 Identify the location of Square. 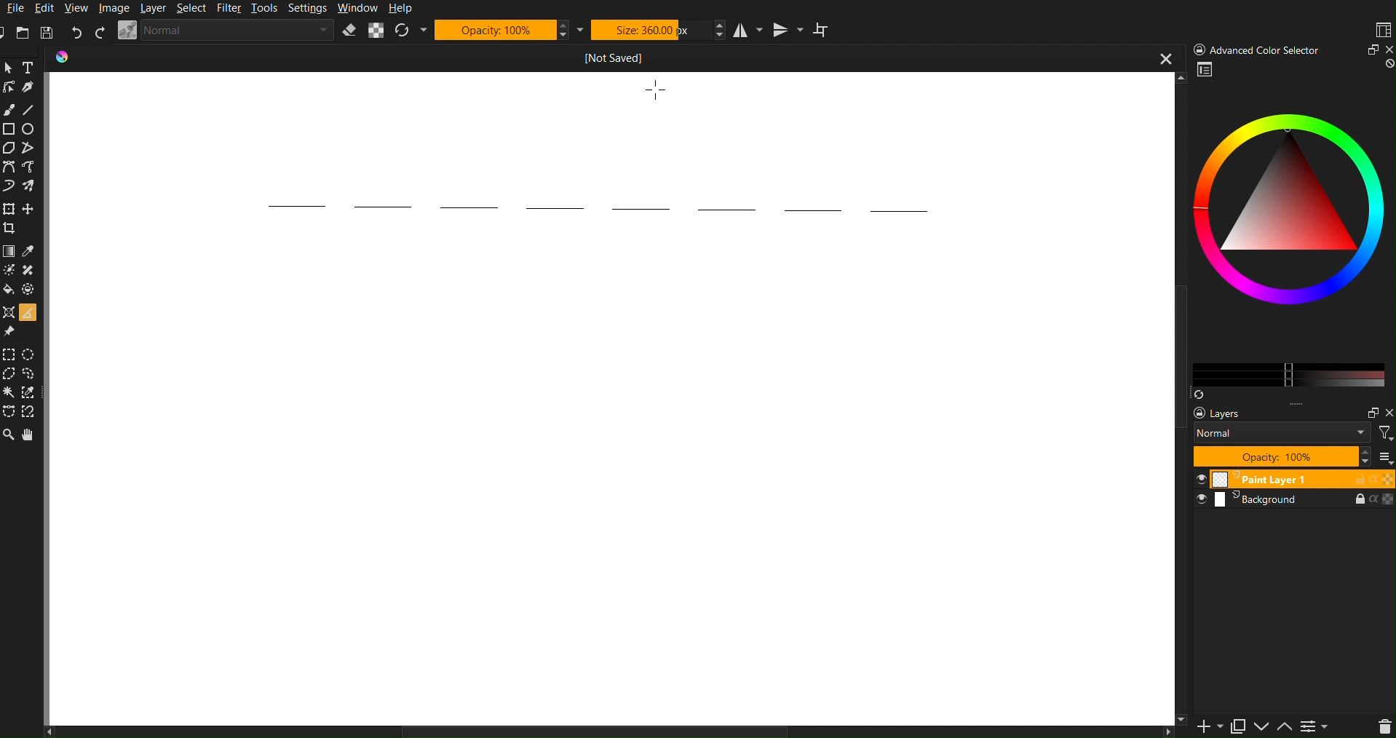
(9, 128).